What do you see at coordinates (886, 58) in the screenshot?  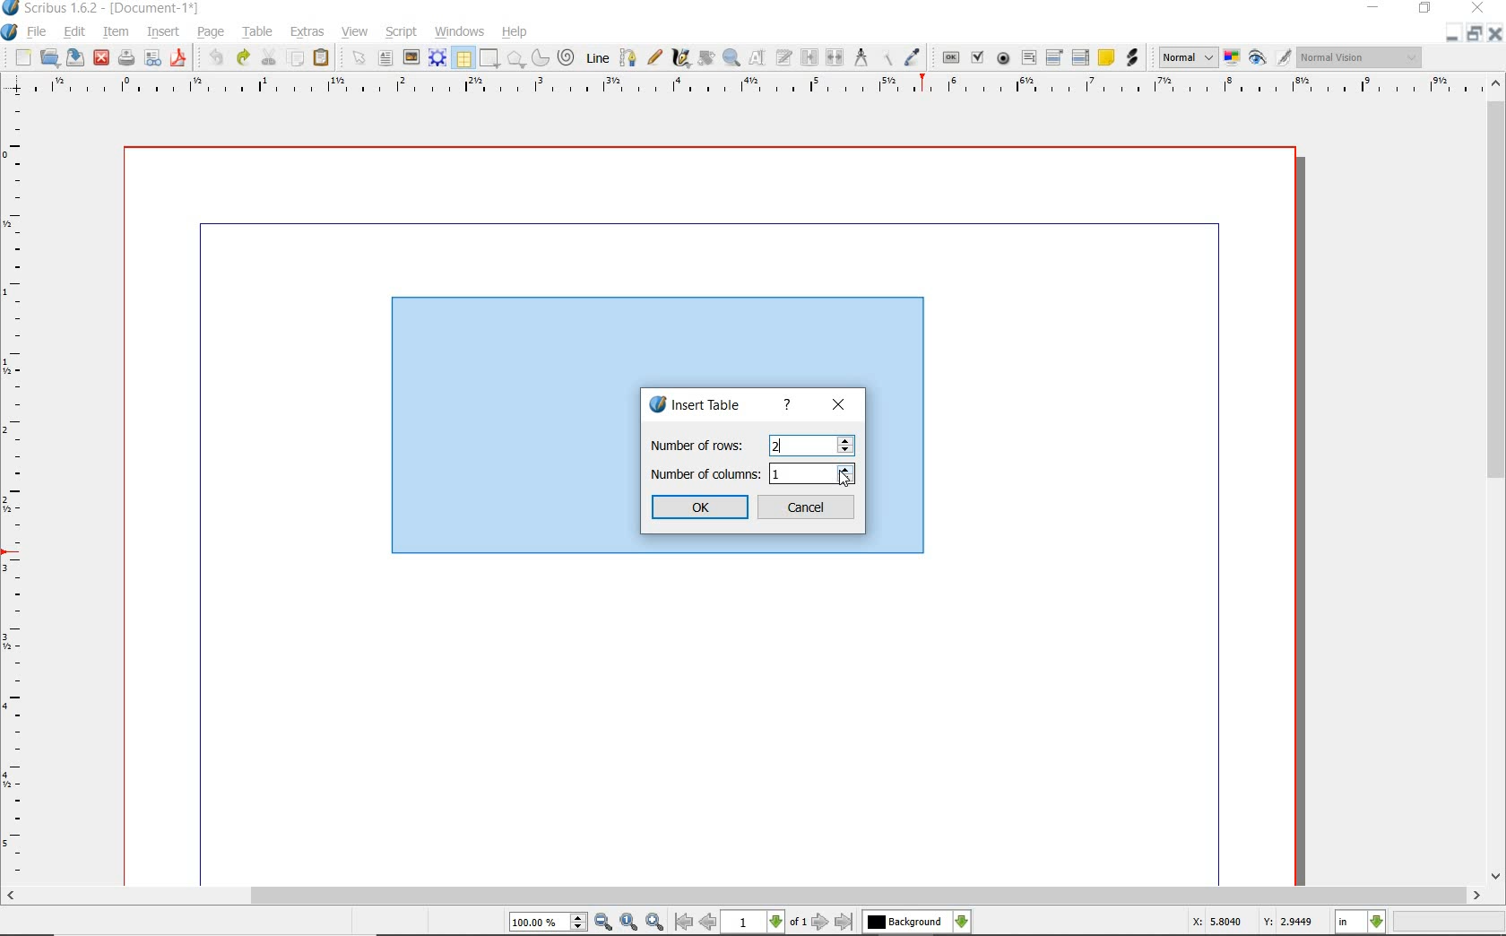 I see `copy item properties` at bounding box center [886, 58].